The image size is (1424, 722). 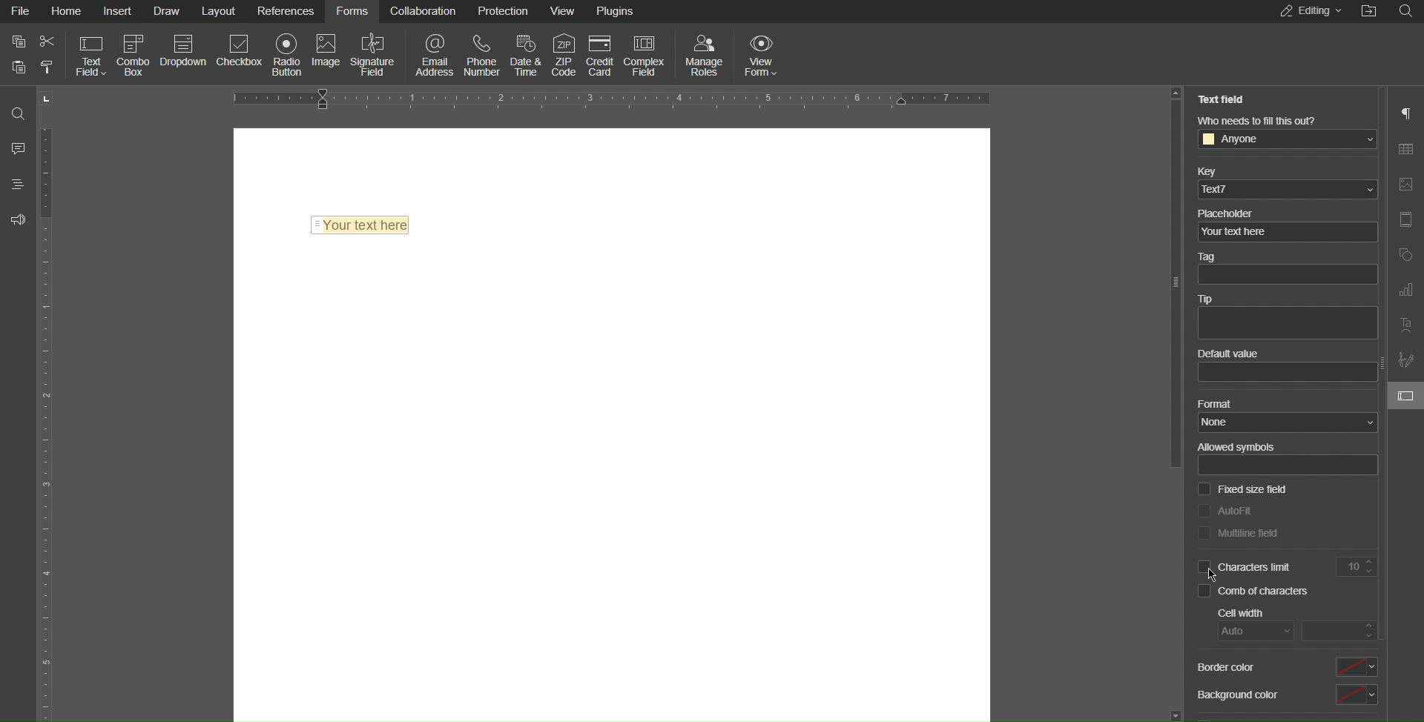 What do you see at coordinates (618, 9) in the screenshot?
I see `Plugins` at bounding box center [618, 9].